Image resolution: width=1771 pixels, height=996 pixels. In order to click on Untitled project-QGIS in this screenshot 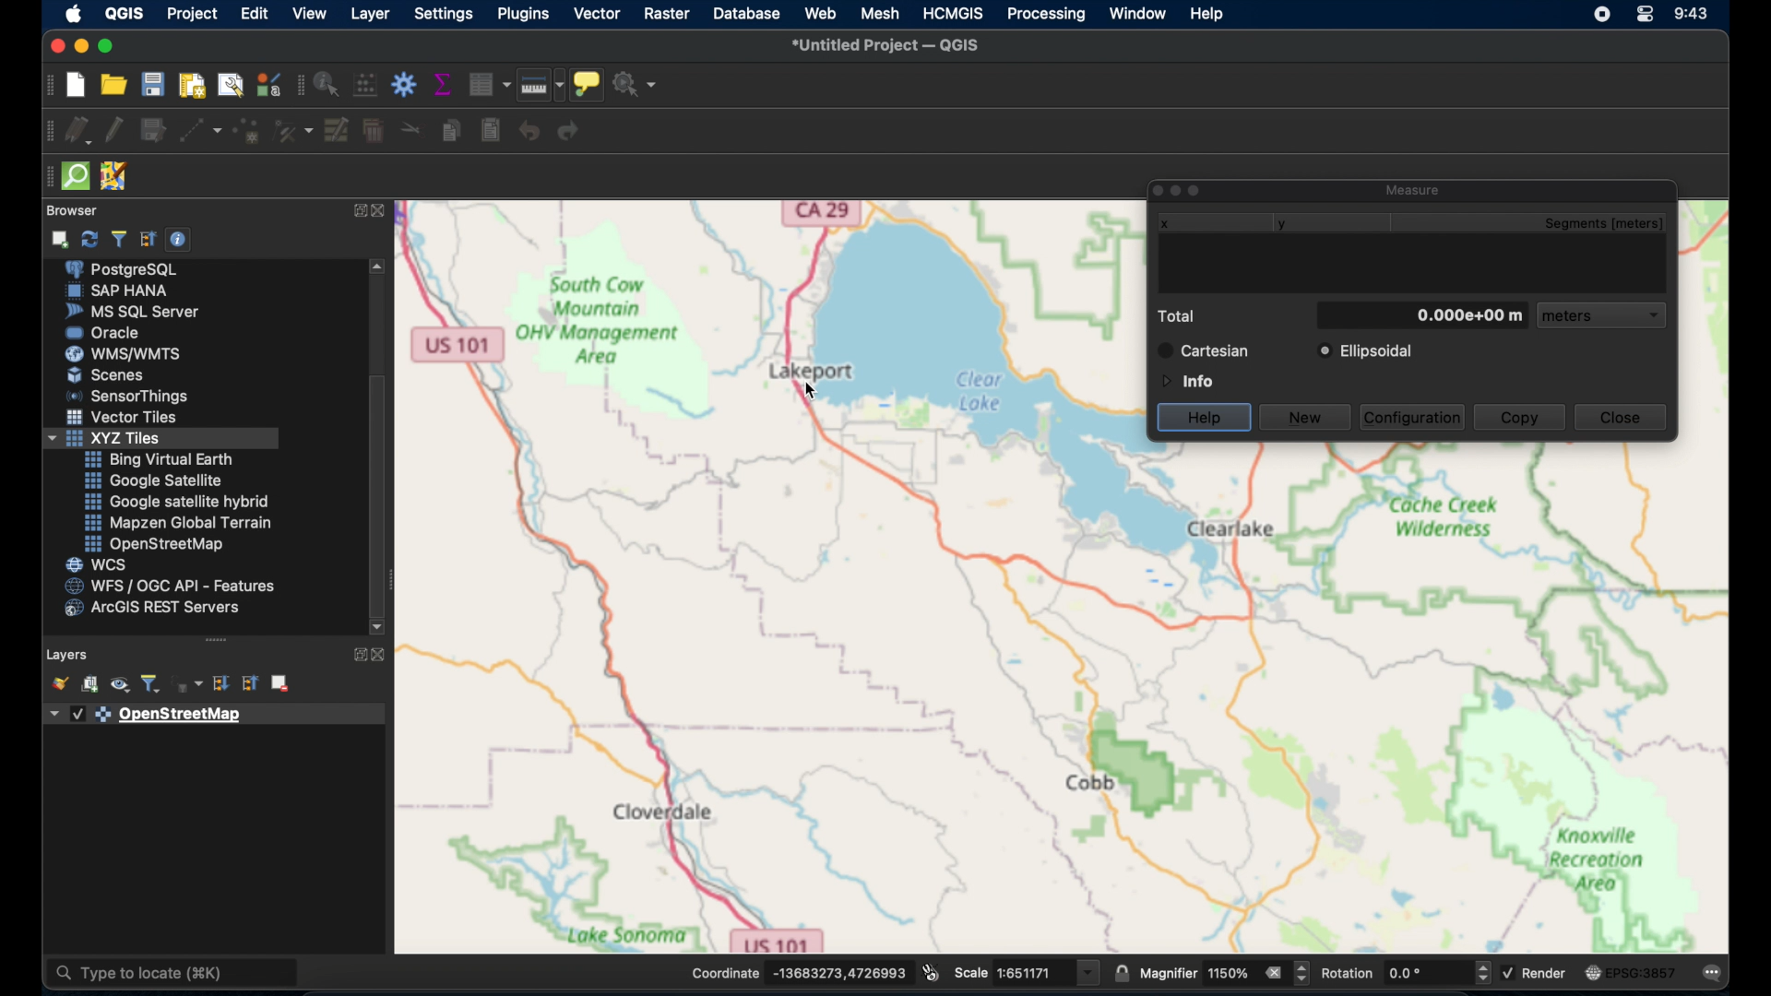, I will do `click(887, 44)`.